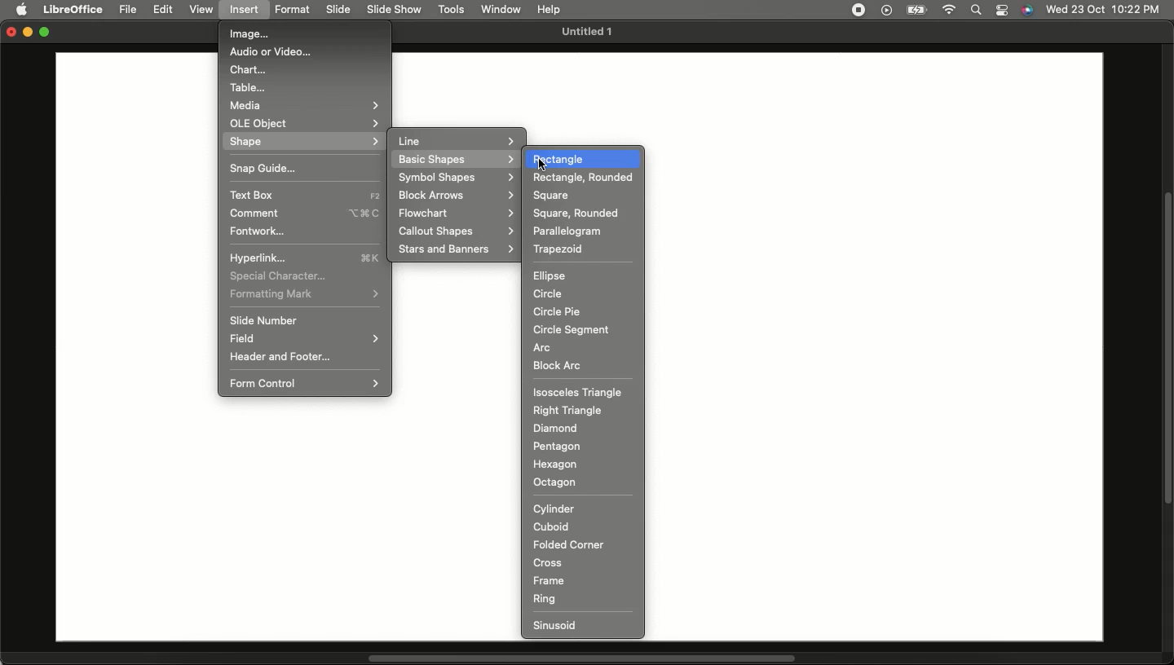 This screenshot has width=1174, height=665. I want to click on Frame, so click(550, 581).